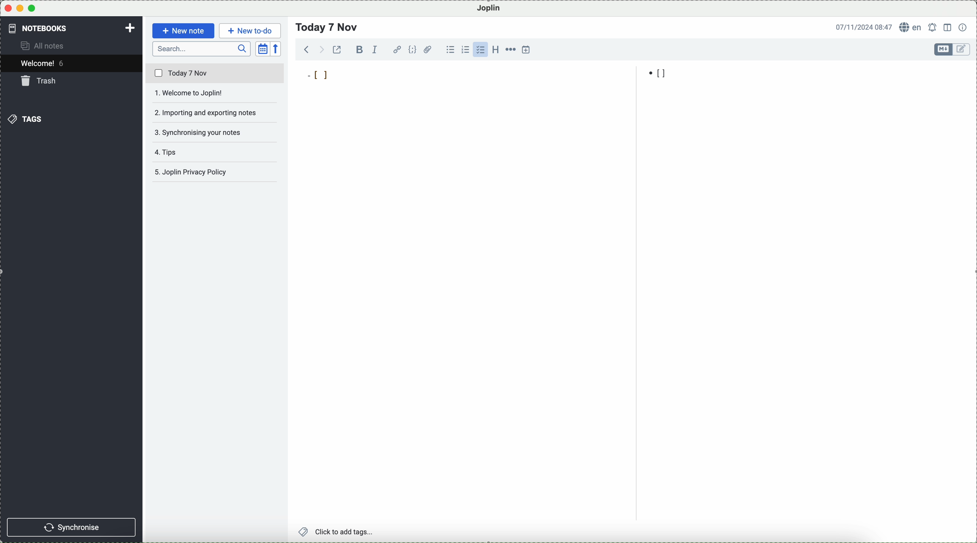 The image size is (977, 543). What do you see at coordinates (250, 31) in the screenshot?
I see `new to-do button` at bounding box center [250, 31].